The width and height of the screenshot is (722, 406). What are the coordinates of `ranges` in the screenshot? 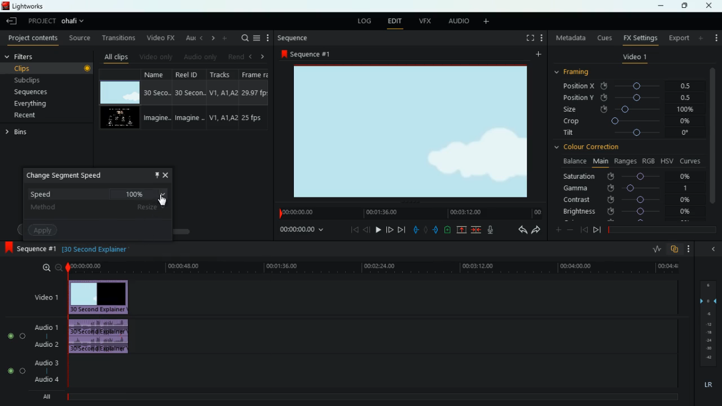 It's located at (624, 161).